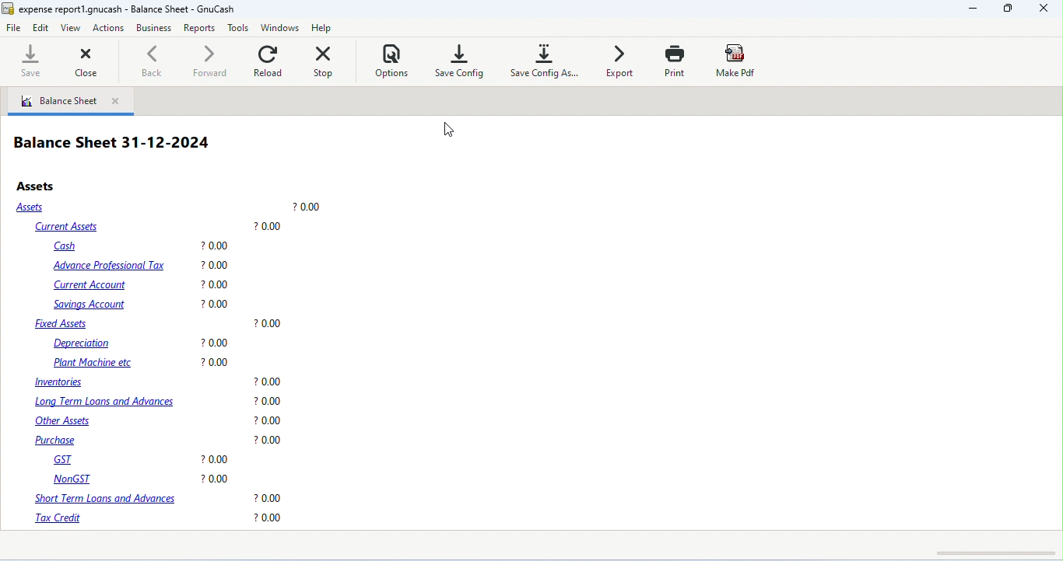 The width and height of the screenshot is (1063, 561). I want to click on tool, so click(238, 28).